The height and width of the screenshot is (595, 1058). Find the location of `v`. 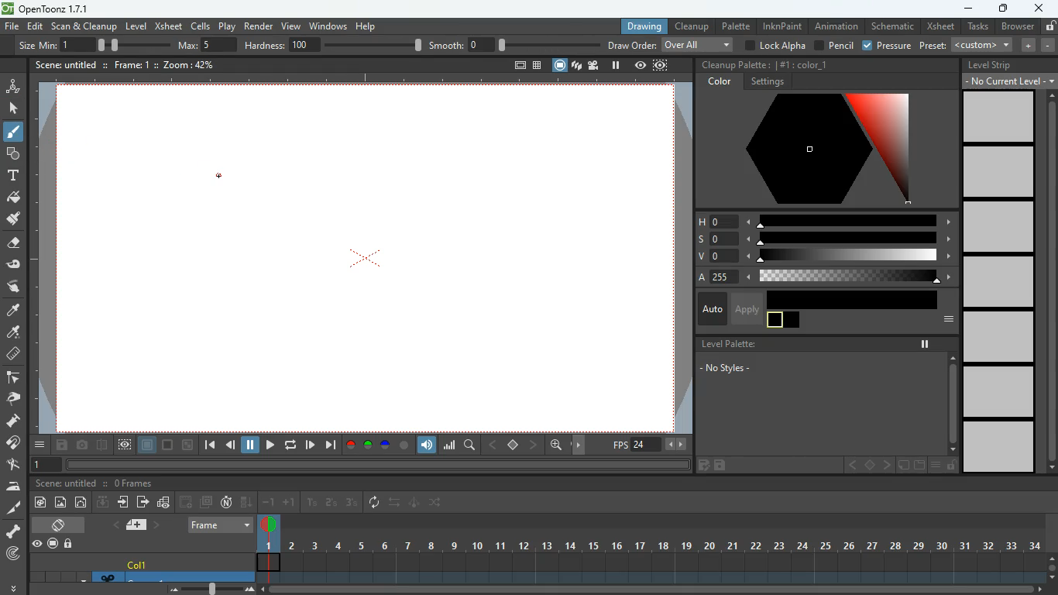

v is located at coordinates (822, 257).